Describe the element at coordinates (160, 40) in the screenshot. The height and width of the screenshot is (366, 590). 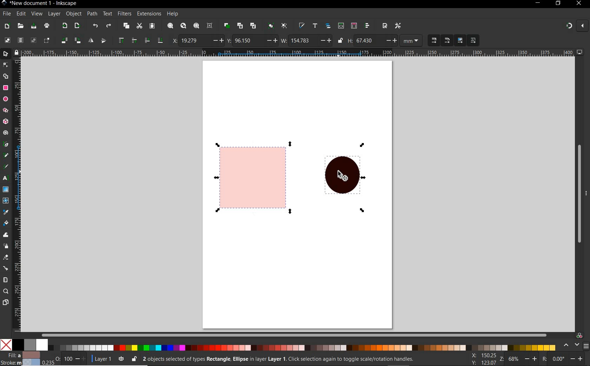
I see `lower to bottom` at that location.